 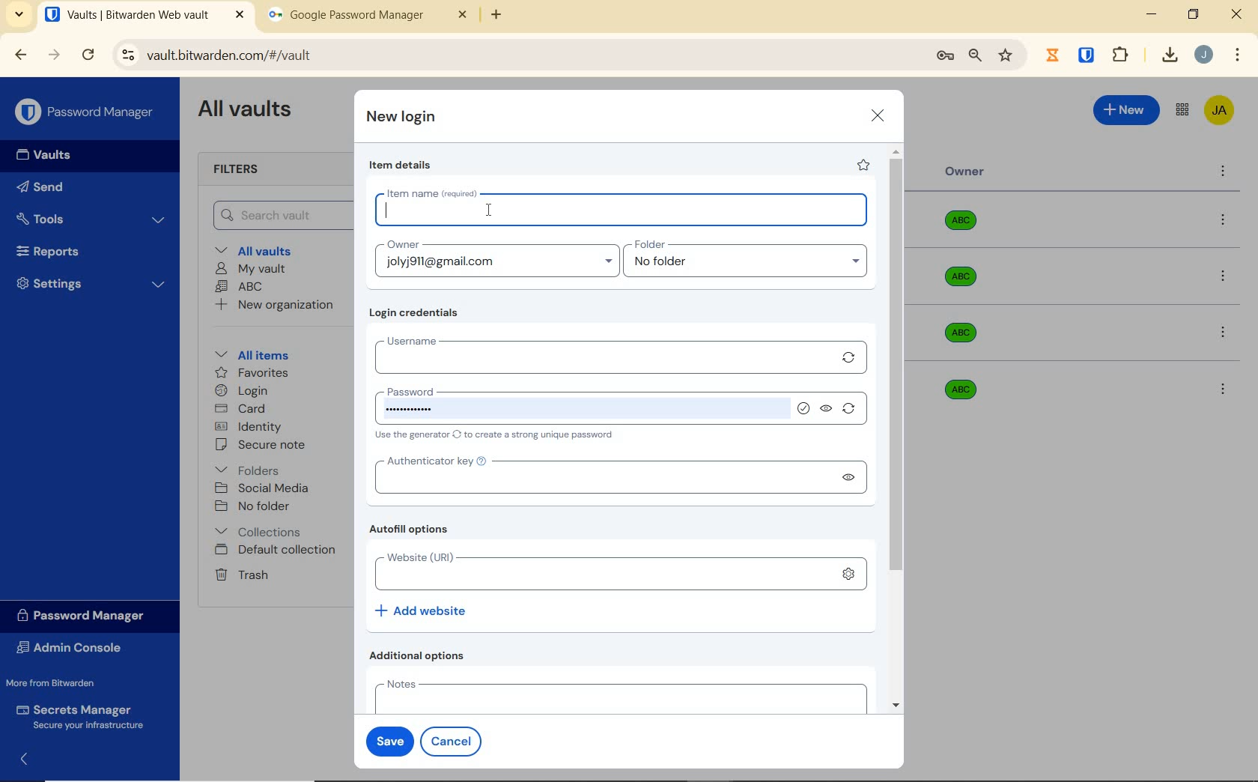 What do you see at coordinates (497, 436) in the screenshot?
I see `Use the generator O to create a strong unique password` at bounding box center [497, 436].